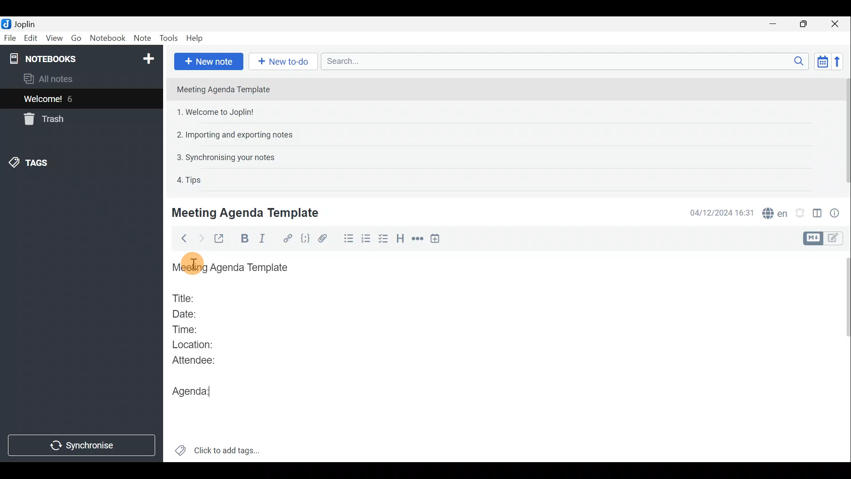 This screenshot has height=479, width=851. What do you see at coordinates (181, 240) in the screenshot?
I see `Back` at bounding box center [181, 240].